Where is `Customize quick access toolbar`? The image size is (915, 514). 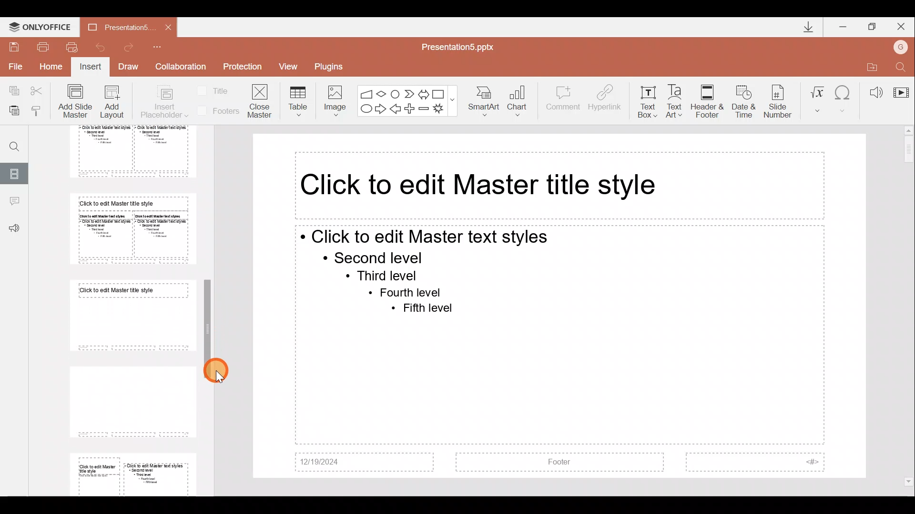 Customize quick access toolbar is located at coordinates (163, 47).